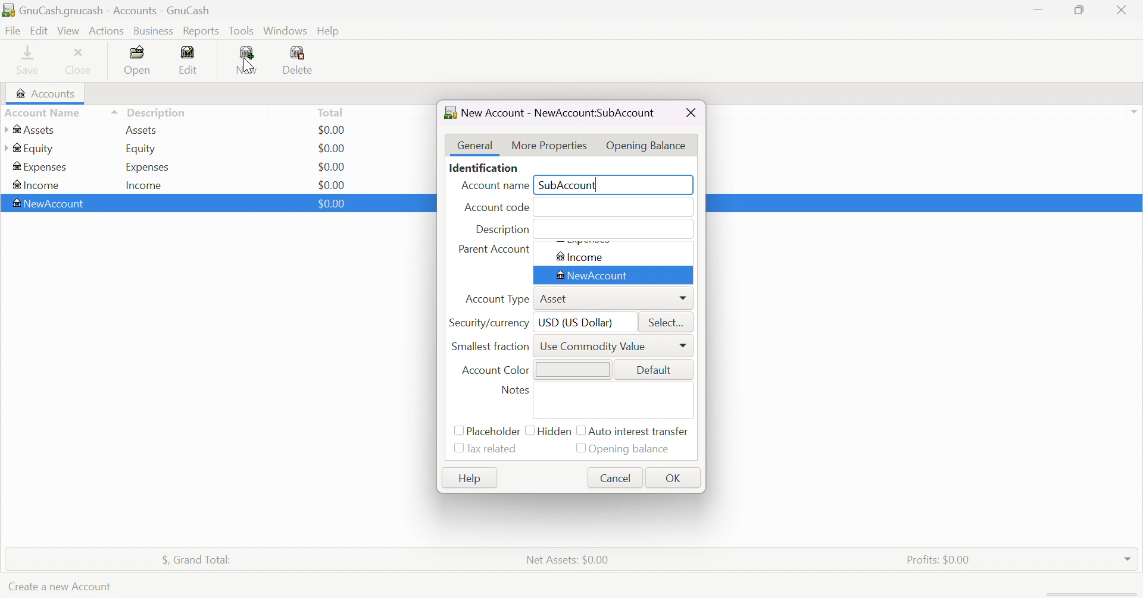 The width and height of the screenshot is (1143, 598). Describe the element at coordinates (515, 391) in the screenshot. I see `Notes` at that location.